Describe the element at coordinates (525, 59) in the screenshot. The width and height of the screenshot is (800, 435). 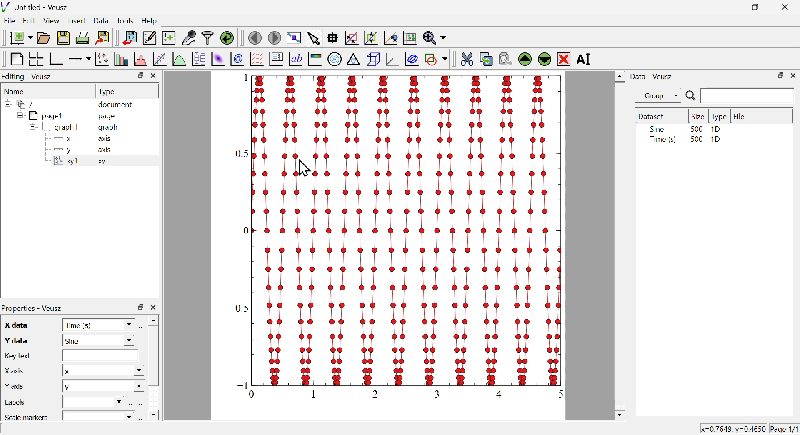
I see `move the selected widget up` at that location.